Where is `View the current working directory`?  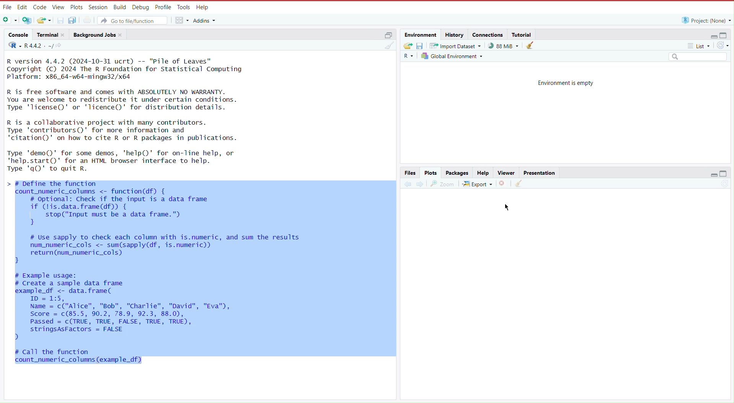
View the current working directory is located at coordinates (61, 45).